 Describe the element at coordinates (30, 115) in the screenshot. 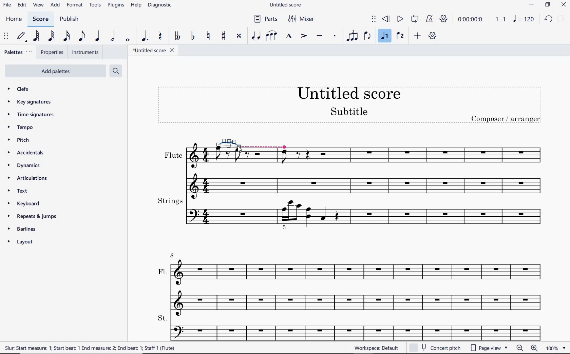

I see `time signatures` at that location.